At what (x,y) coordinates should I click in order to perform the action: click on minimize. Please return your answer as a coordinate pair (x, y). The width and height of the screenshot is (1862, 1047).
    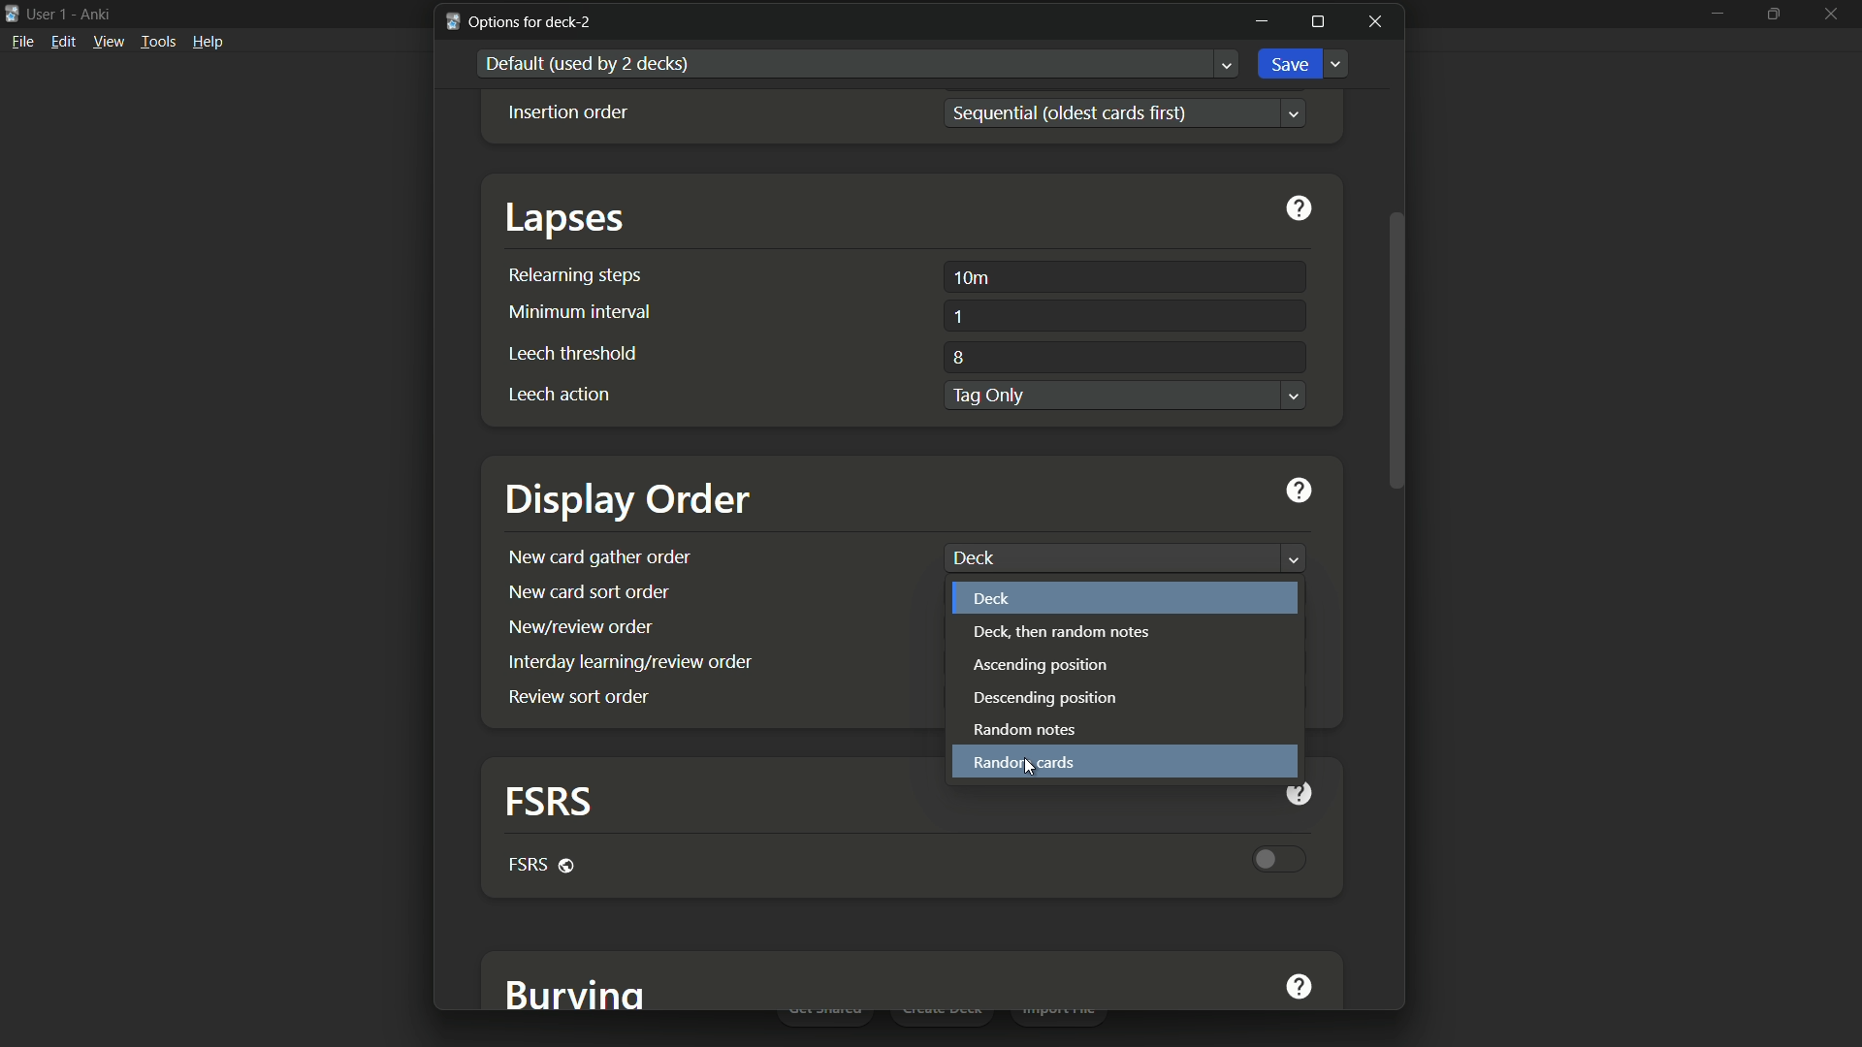
    Looking at the image, I should click on (1716, 13).